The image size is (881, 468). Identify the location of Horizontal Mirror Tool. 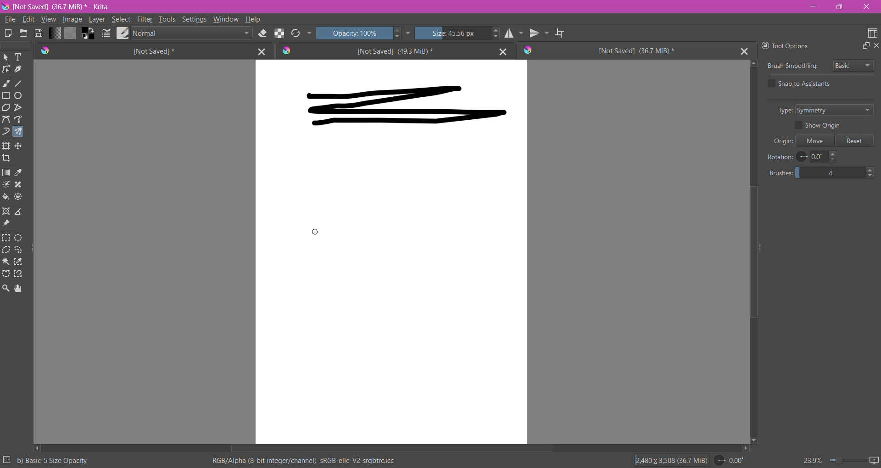
(513, 33).